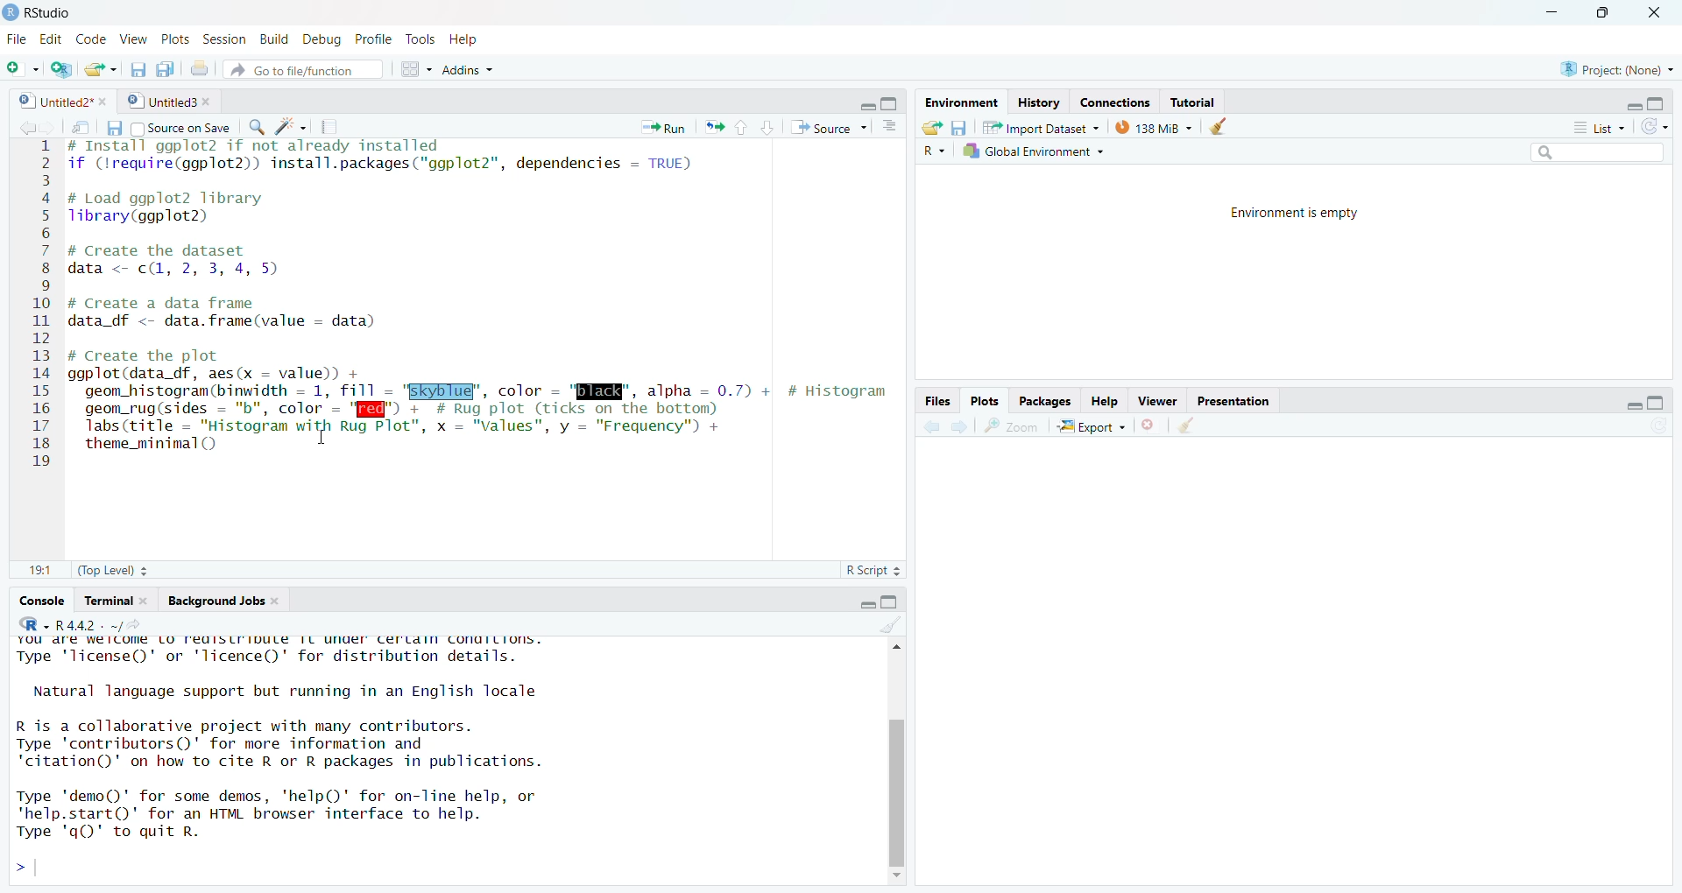  I want to click on Terminal, so click(113, 603).